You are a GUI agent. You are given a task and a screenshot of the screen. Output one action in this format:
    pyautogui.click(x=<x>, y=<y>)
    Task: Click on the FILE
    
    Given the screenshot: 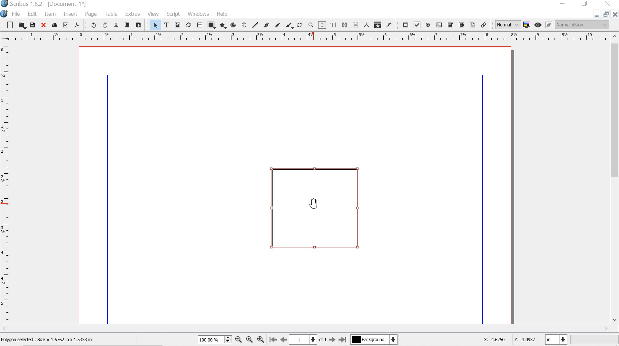 What is the action you would take?
    pyautogui.click(x=17, y=14)
    